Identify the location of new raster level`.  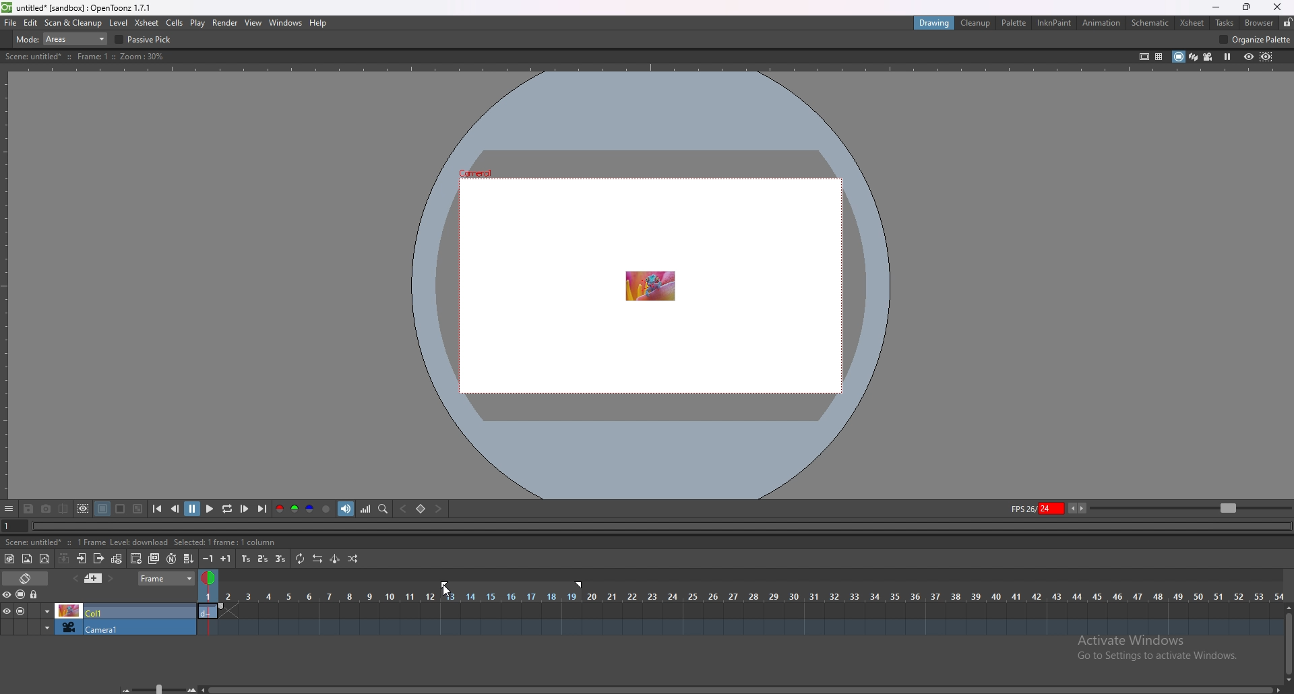
(27, 559).